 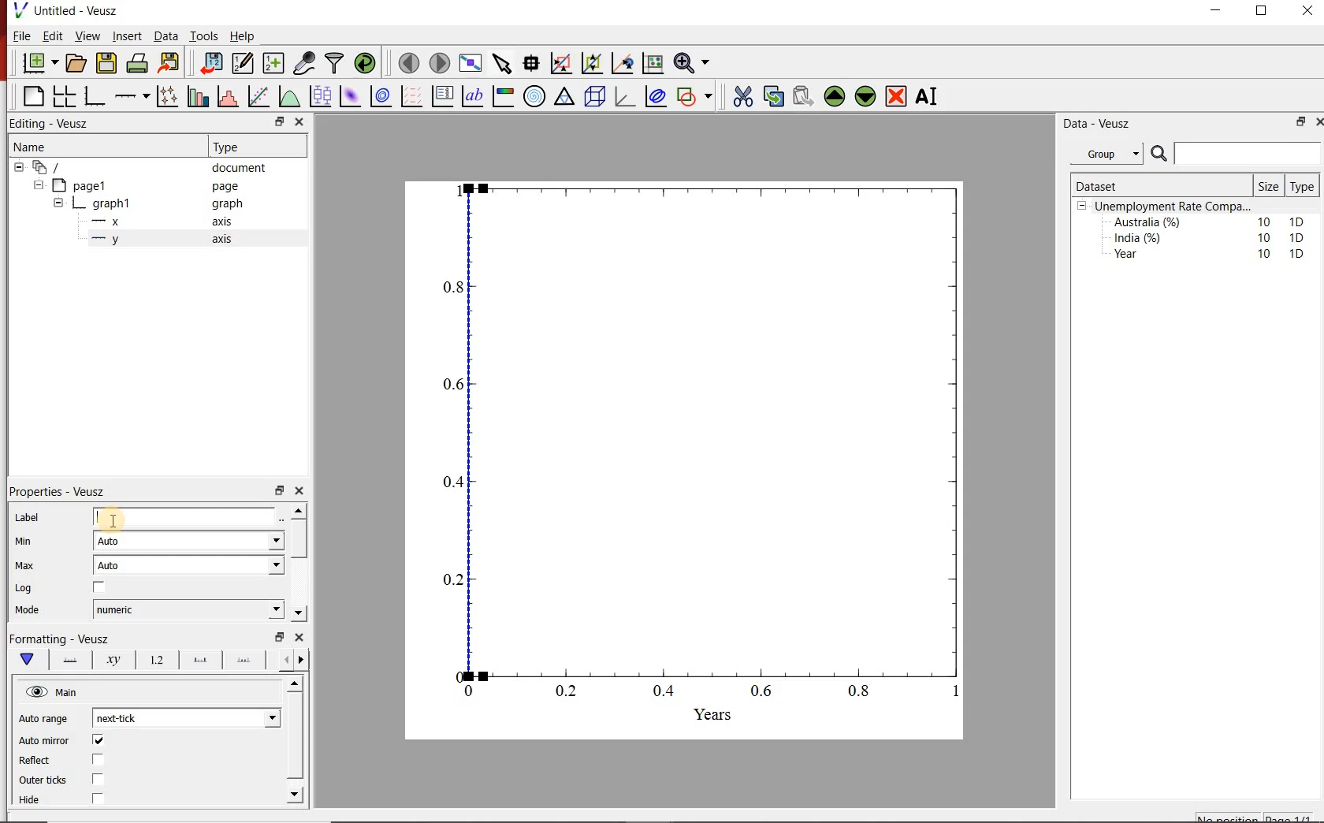 What do you see at coordinates (296, 683) in the screenshot?
I see `move up` at bounding box center [296, 683].